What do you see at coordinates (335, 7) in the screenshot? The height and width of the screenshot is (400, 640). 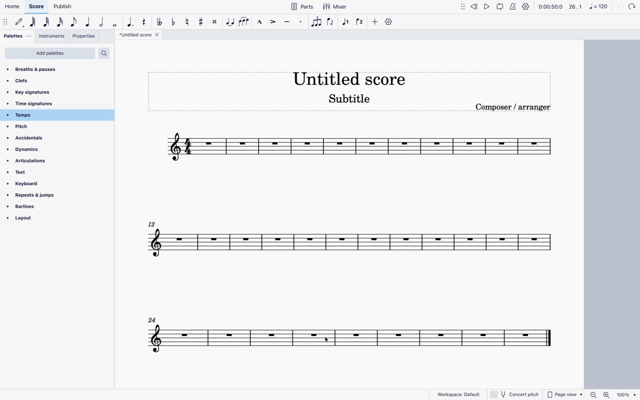 I see `mixer` at bounding box center [335, 7].